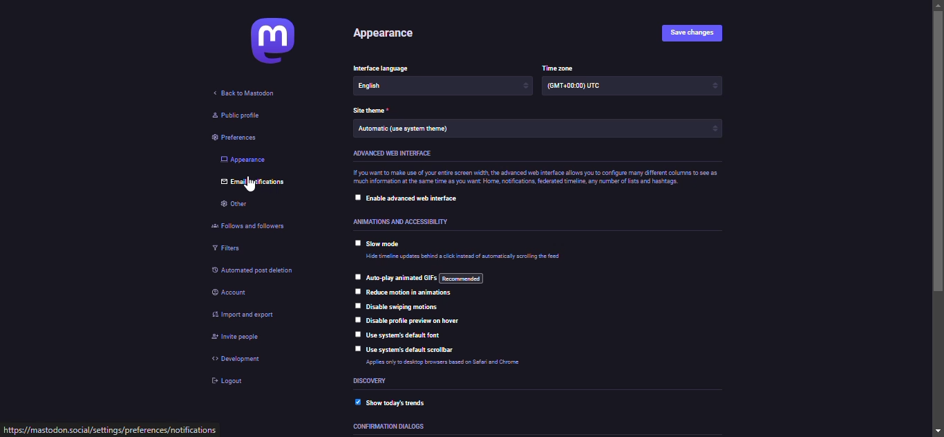  What do you see at coordinates (538, 129) in the screenshot?
I see `theme` at bounding box center [538, 129].